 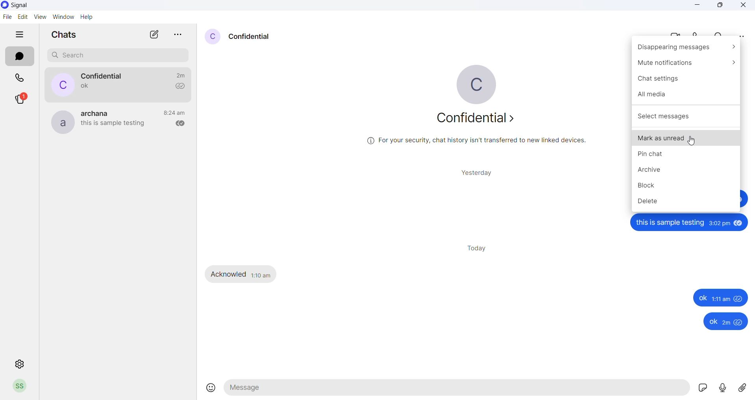 What do you see at coordinates (113, 125) in the screenshot?
I see `last message` at bounding box center [113, 125].